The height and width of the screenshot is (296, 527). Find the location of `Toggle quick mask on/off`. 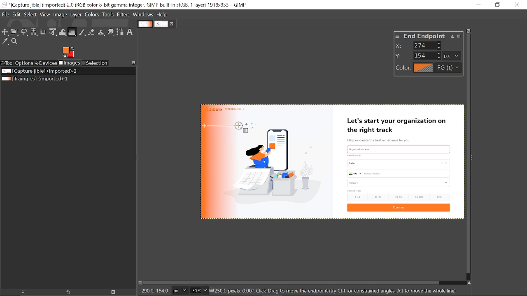

Toggle quick mask on/off is located at coordinates (140, 283).